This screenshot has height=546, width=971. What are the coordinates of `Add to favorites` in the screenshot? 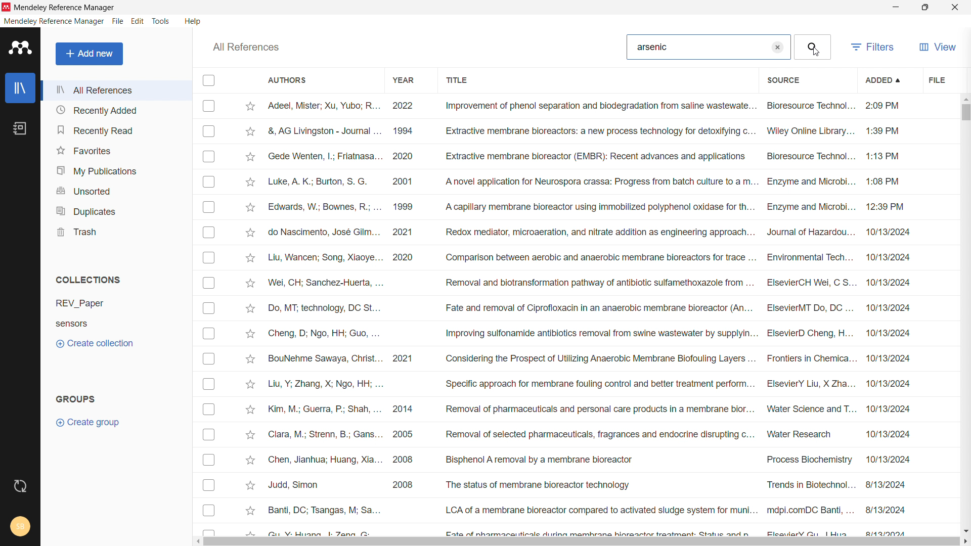 It's located at (251, 384).